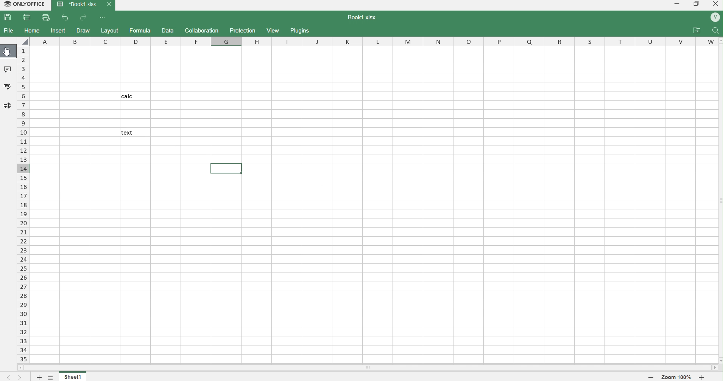 The image size is (723, 381). What do you see at coordinates (51, 376) in the screenshot?
I see `settings` at bounding box center [51, 376].